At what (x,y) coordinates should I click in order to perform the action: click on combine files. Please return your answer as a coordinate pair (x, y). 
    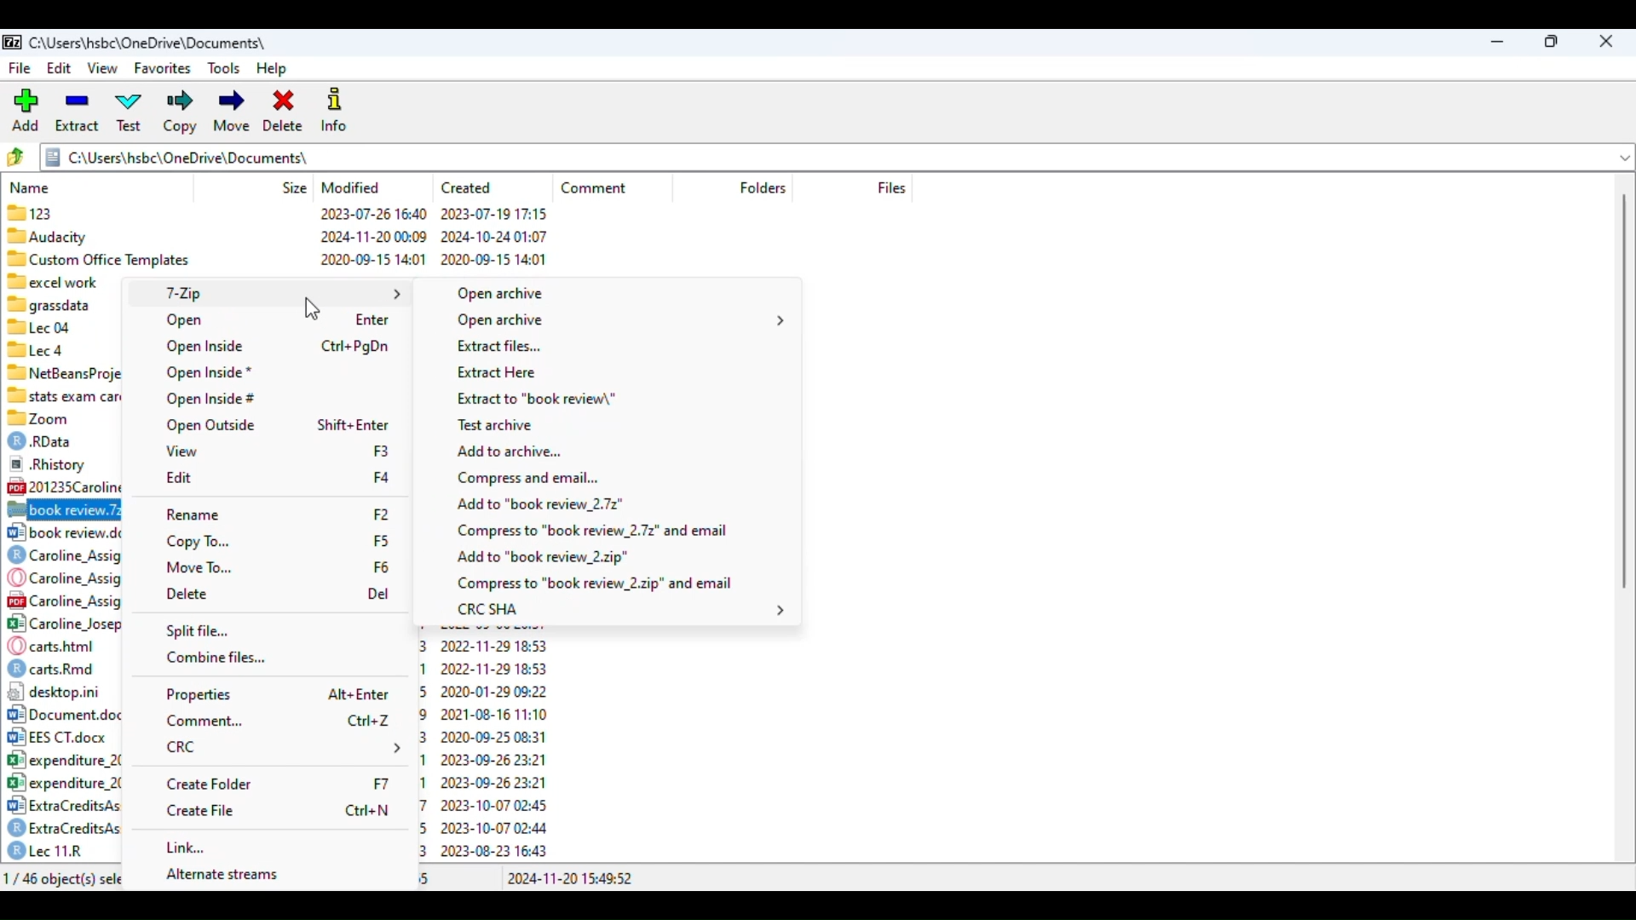
    Looking at the image, I should click on (216, 658).